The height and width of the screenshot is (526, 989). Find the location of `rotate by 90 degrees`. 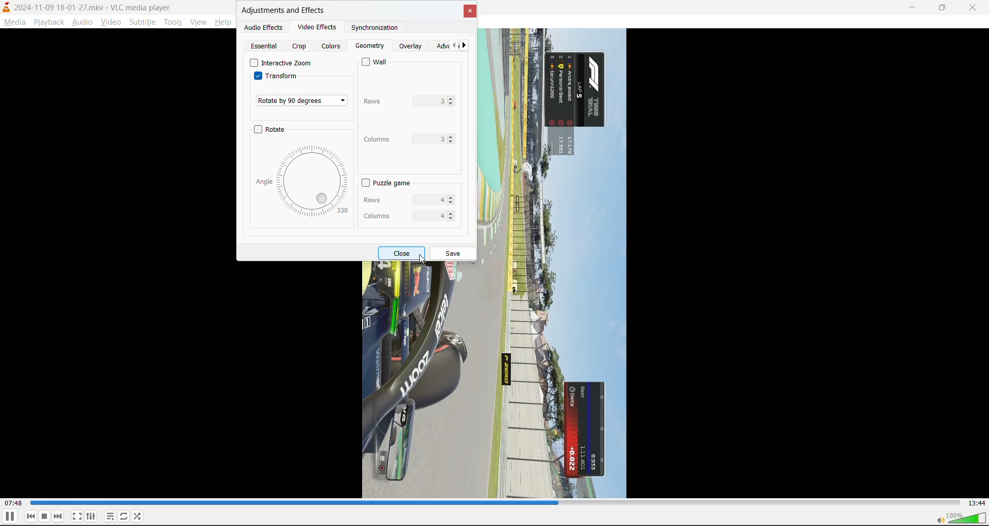

rotate by 90 degrees is located at coordinates (303, 101).